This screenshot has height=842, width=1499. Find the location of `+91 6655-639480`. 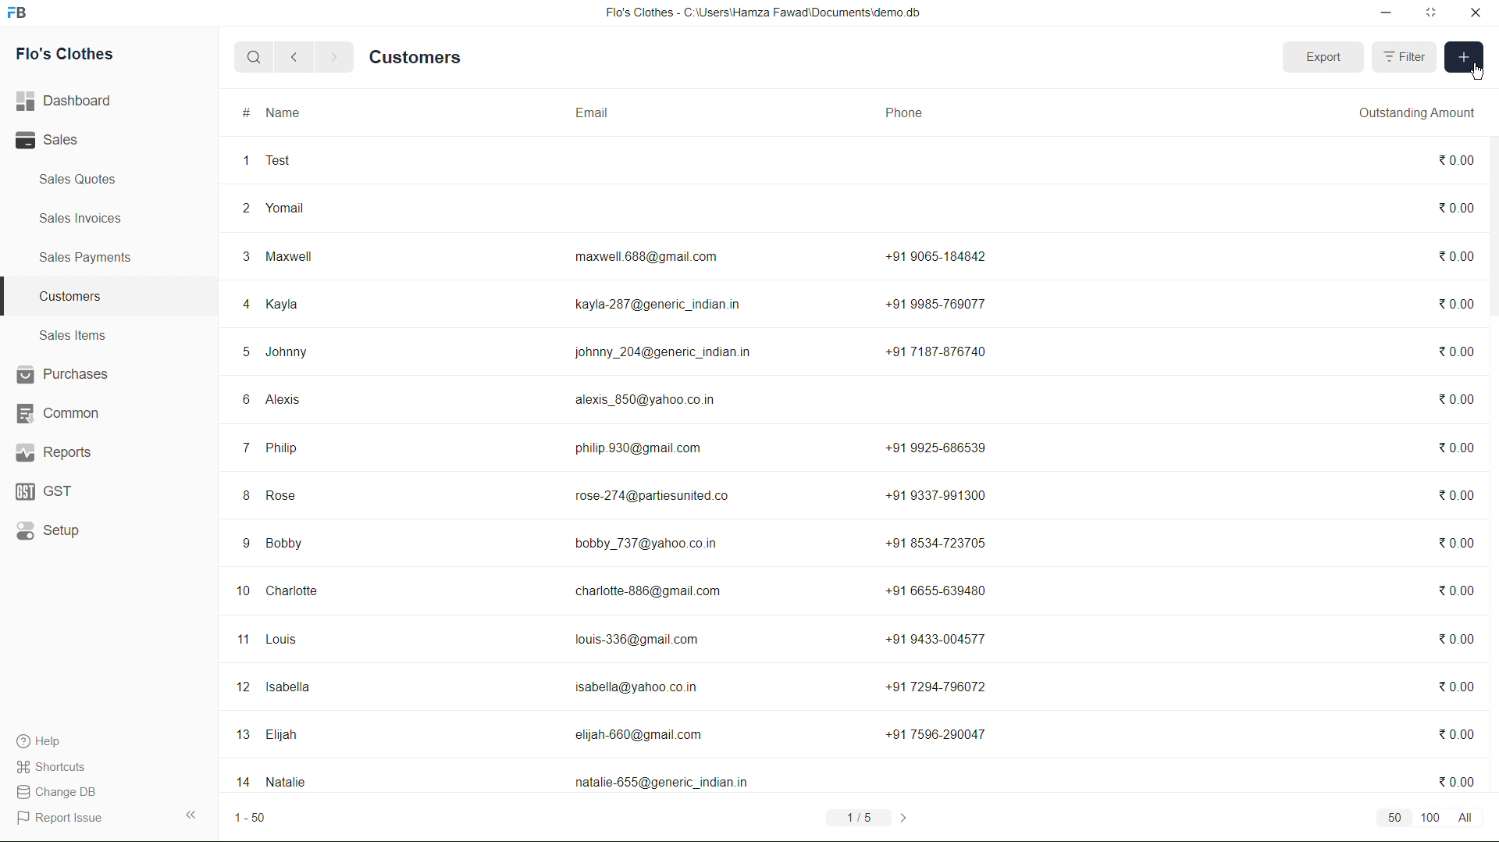

+91 6655-639480 is located at coordinates (934, 590).